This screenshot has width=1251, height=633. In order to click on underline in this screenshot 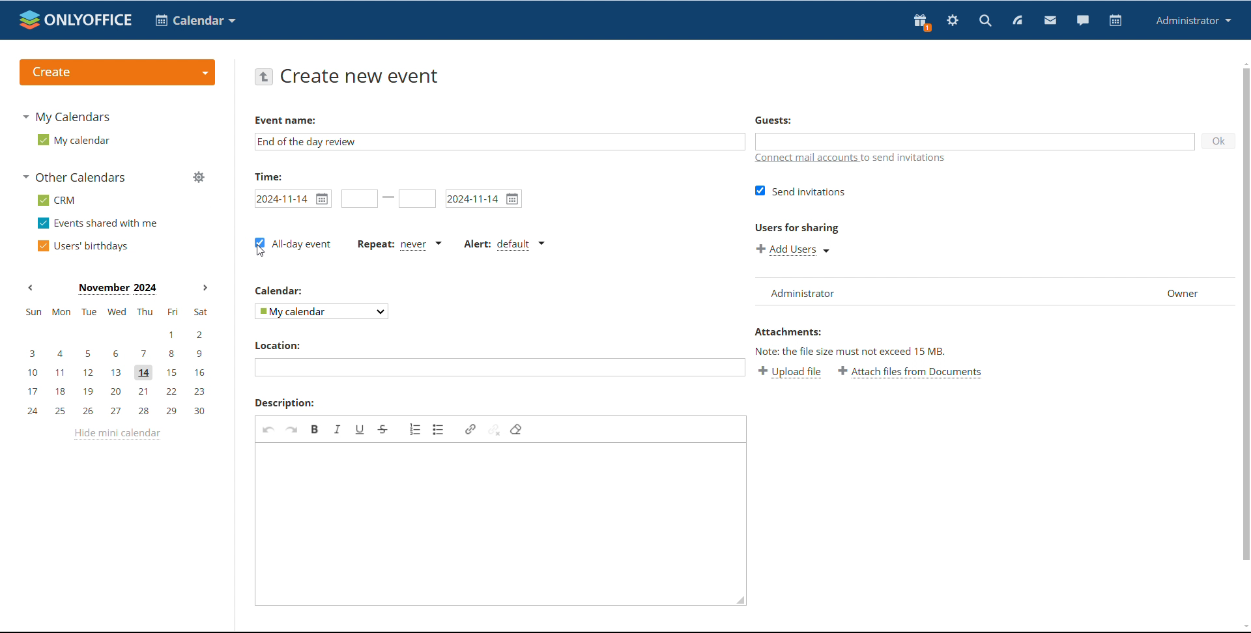, I will do `click(360, 429)`.